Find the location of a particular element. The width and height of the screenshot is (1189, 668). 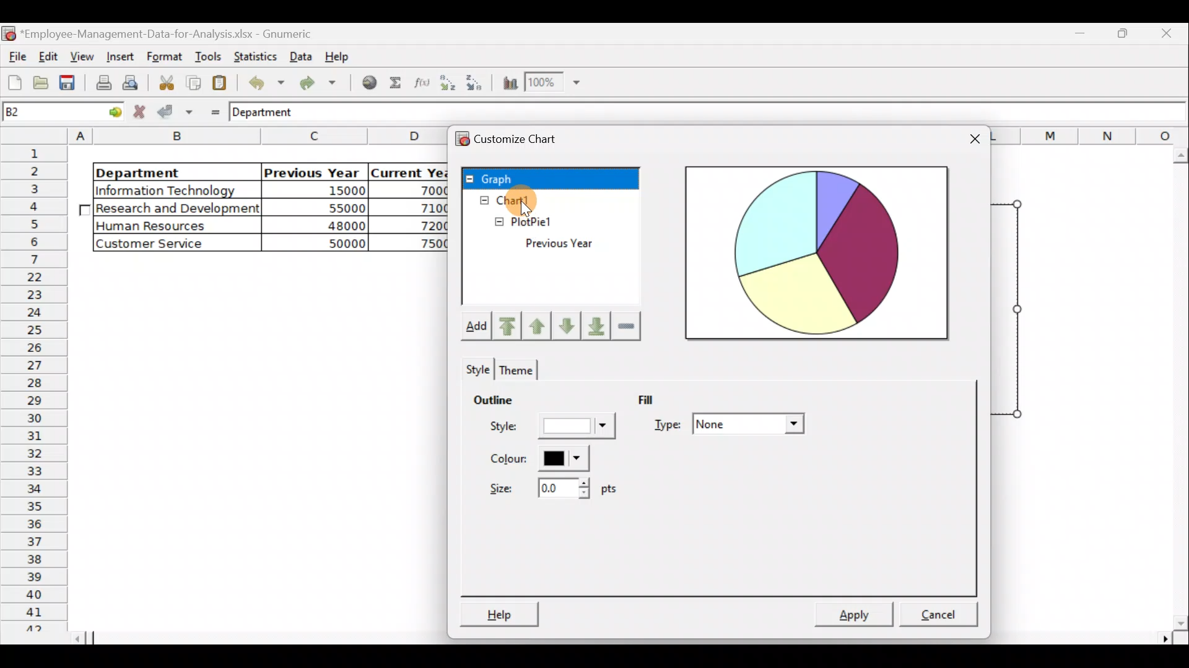

Data is located at coordinates (300, 55).